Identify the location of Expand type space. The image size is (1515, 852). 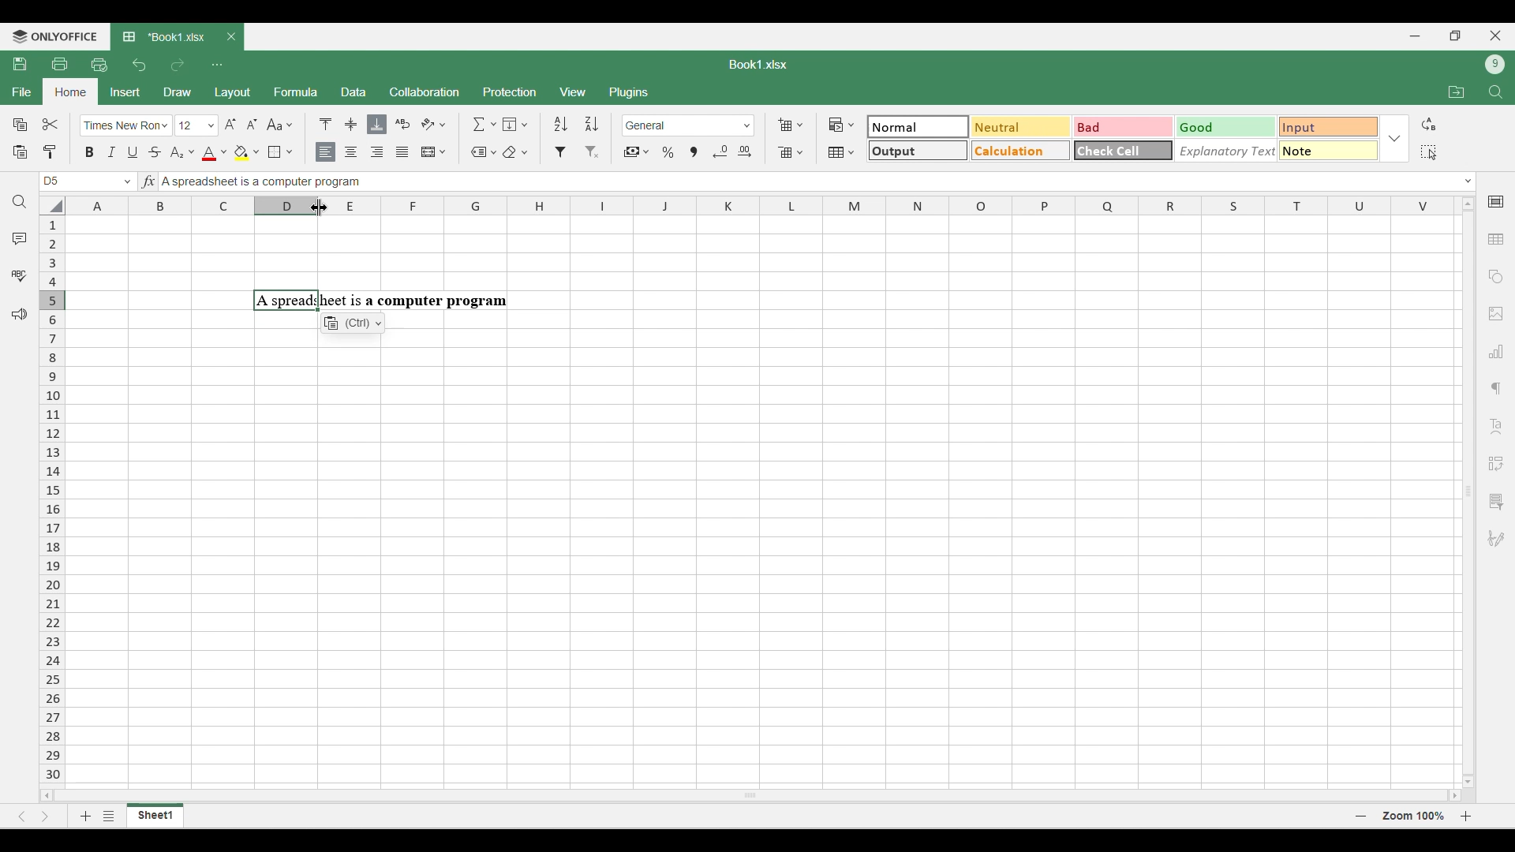
(1468, 181).